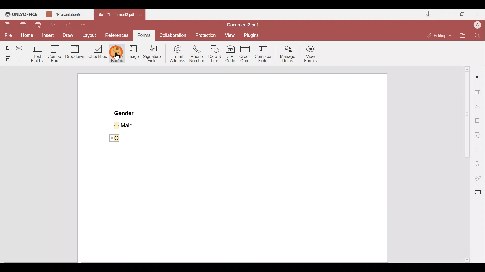 The image size is (485, 272). Describe the element at coordinates (265, 53) in the screenshot. I see `Complex field` at that location.